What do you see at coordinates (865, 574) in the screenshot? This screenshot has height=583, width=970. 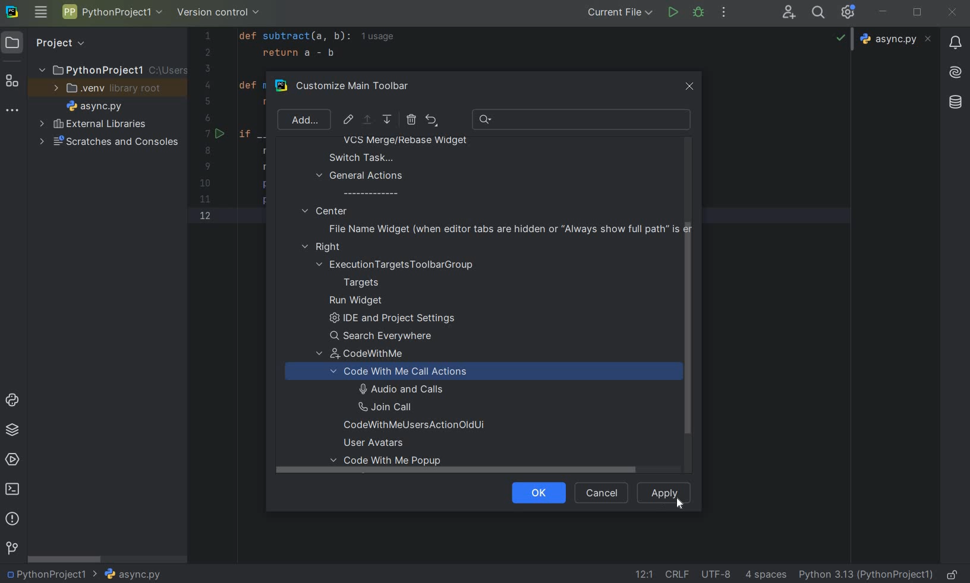 I see `CURRENT INTERPRETER` at bounding box center [865, 574].